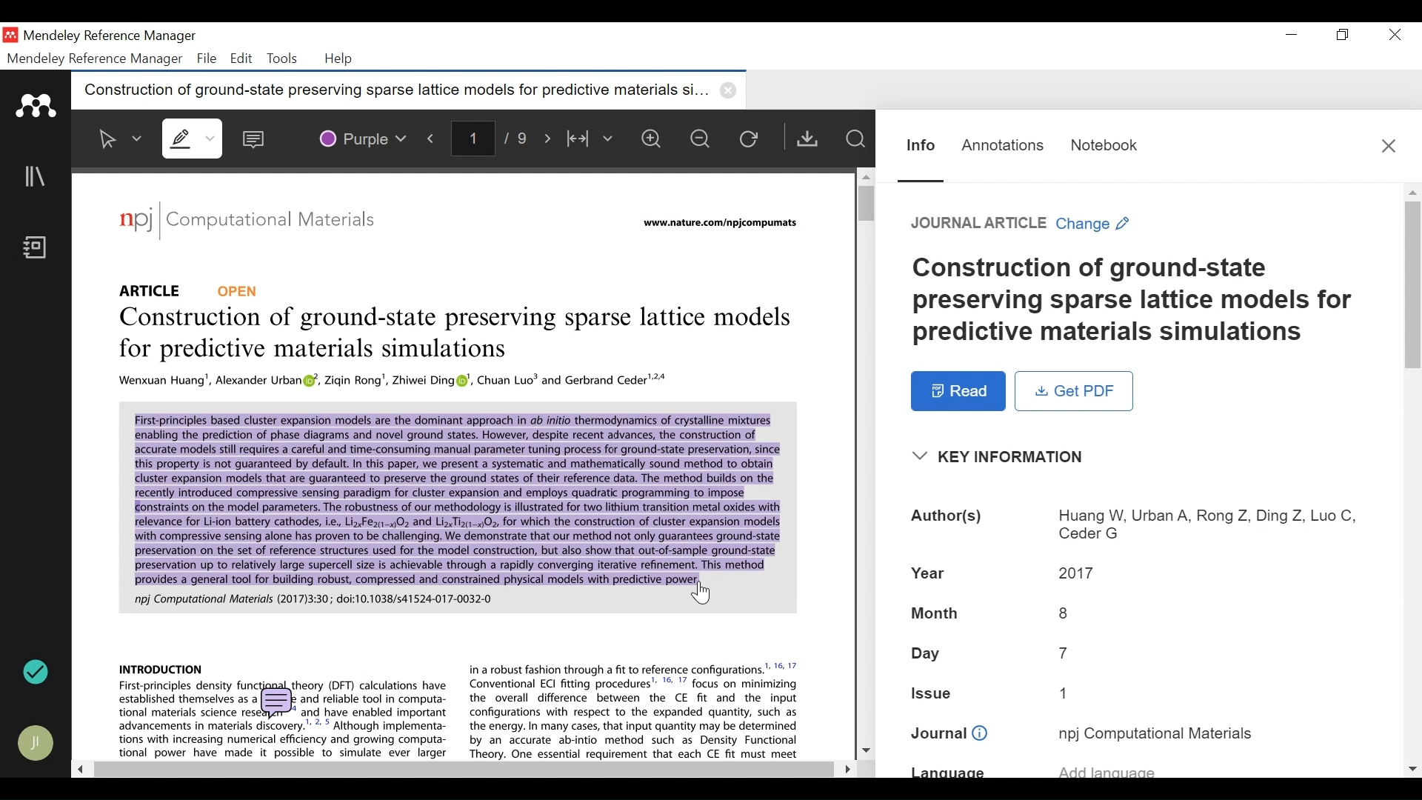  I want to click on Edit, so click(239, 59).